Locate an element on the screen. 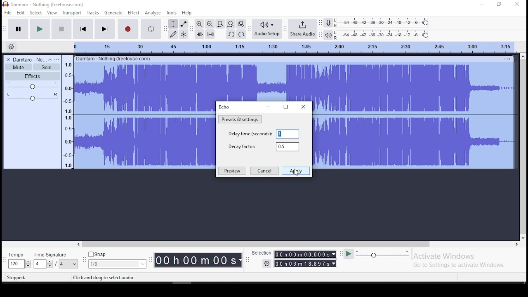 This screenshot has height=297, width=528. minimize is located at coordinates (268, 107).